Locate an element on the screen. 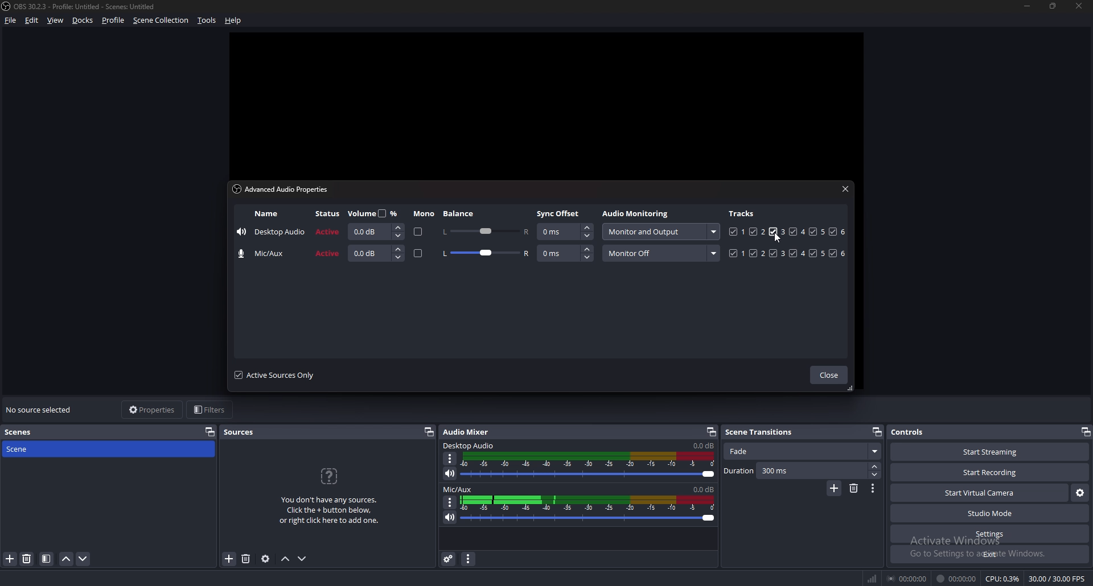 This screenshot has width=1093, height=586. add scene is located at coordinates (10, 559).